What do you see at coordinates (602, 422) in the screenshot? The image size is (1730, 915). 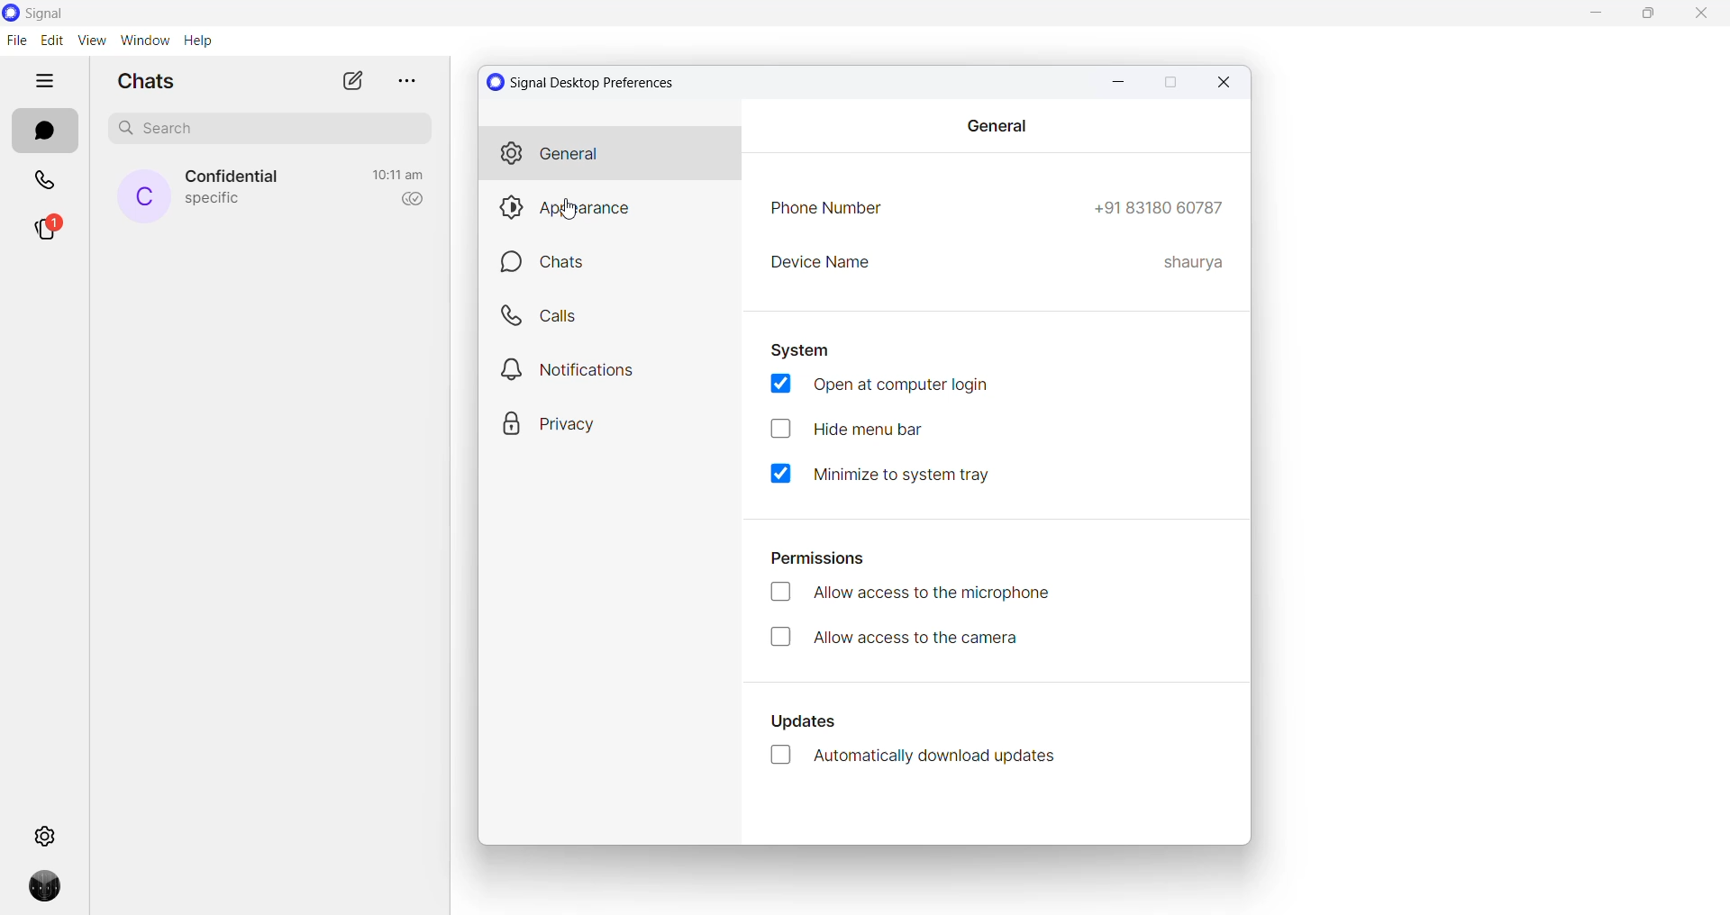 I see `privacy` at bounding box center [602, 422].